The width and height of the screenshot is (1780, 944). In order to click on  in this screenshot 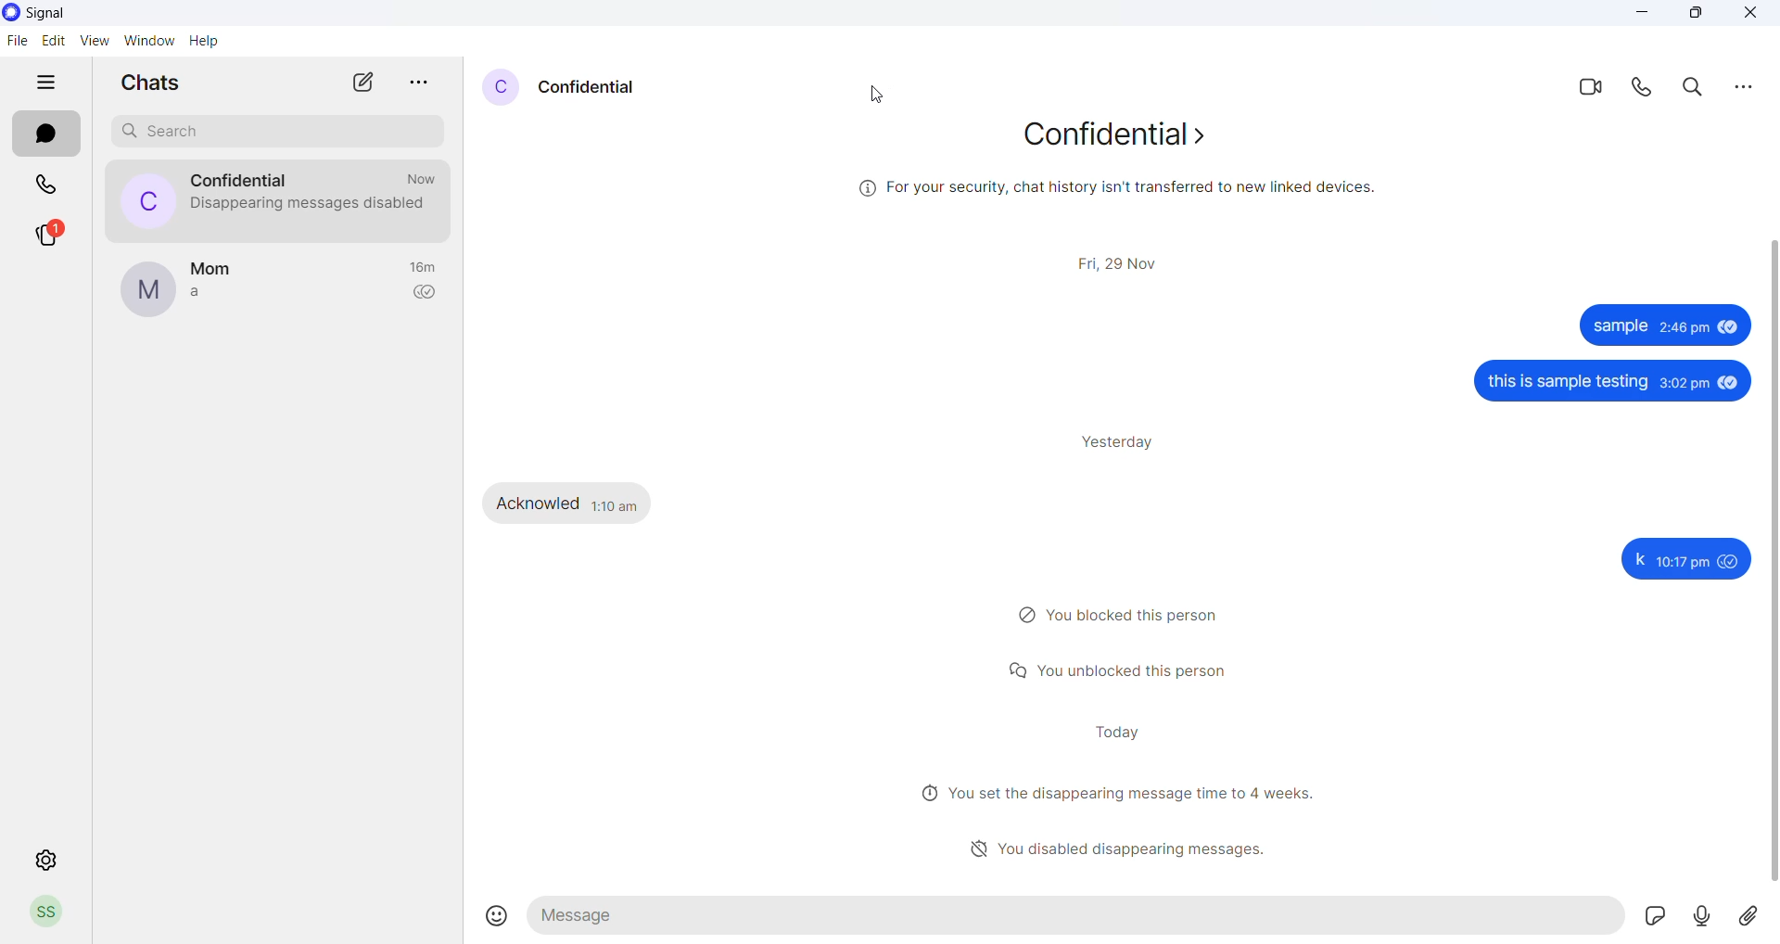, I will do `click(1683, 559)`.